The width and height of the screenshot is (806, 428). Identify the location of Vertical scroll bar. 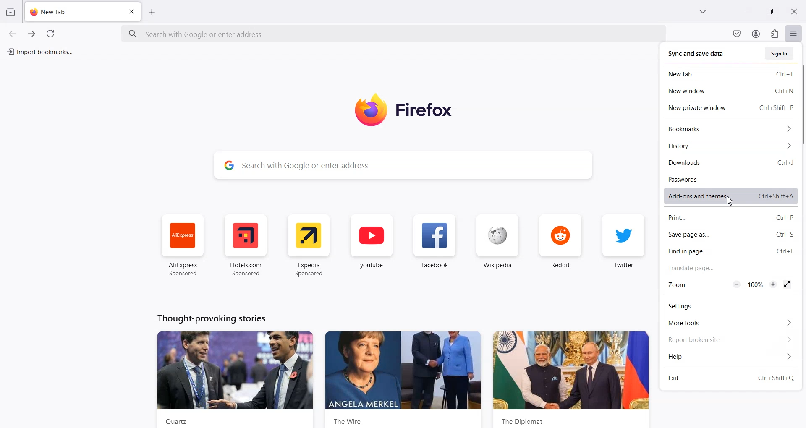
(801, 243).